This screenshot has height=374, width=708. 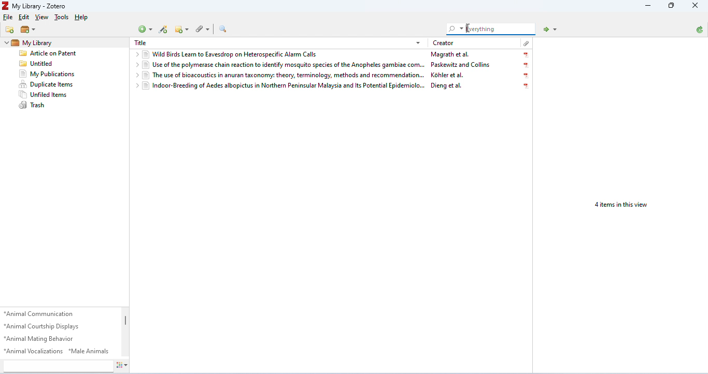 What do you see at coordinates (222, 29) in the screenshot?
I see `Advanced Search` at bounding box center [222, 29].